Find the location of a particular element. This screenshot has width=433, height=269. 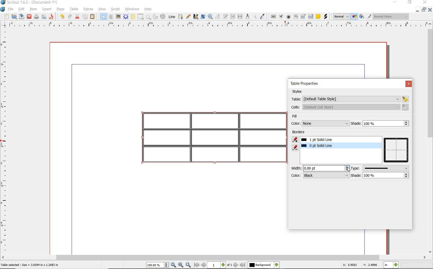

page is located at coordinates (61, 10).